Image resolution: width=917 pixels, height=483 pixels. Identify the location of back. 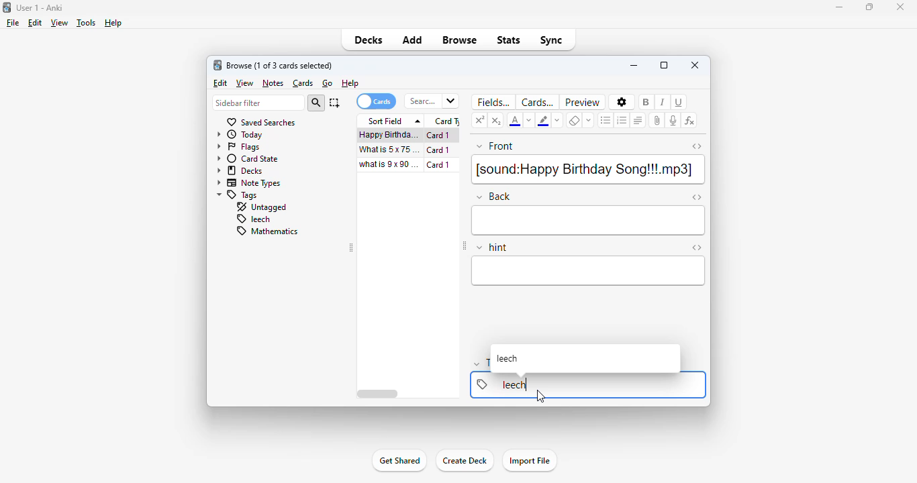
(493, 196).